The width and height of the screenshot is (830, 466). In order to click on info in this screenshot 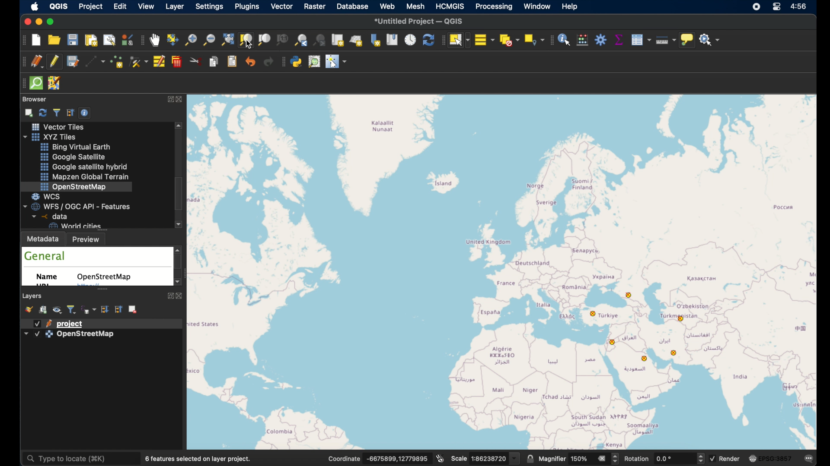, I will do `click(200, 458)`.